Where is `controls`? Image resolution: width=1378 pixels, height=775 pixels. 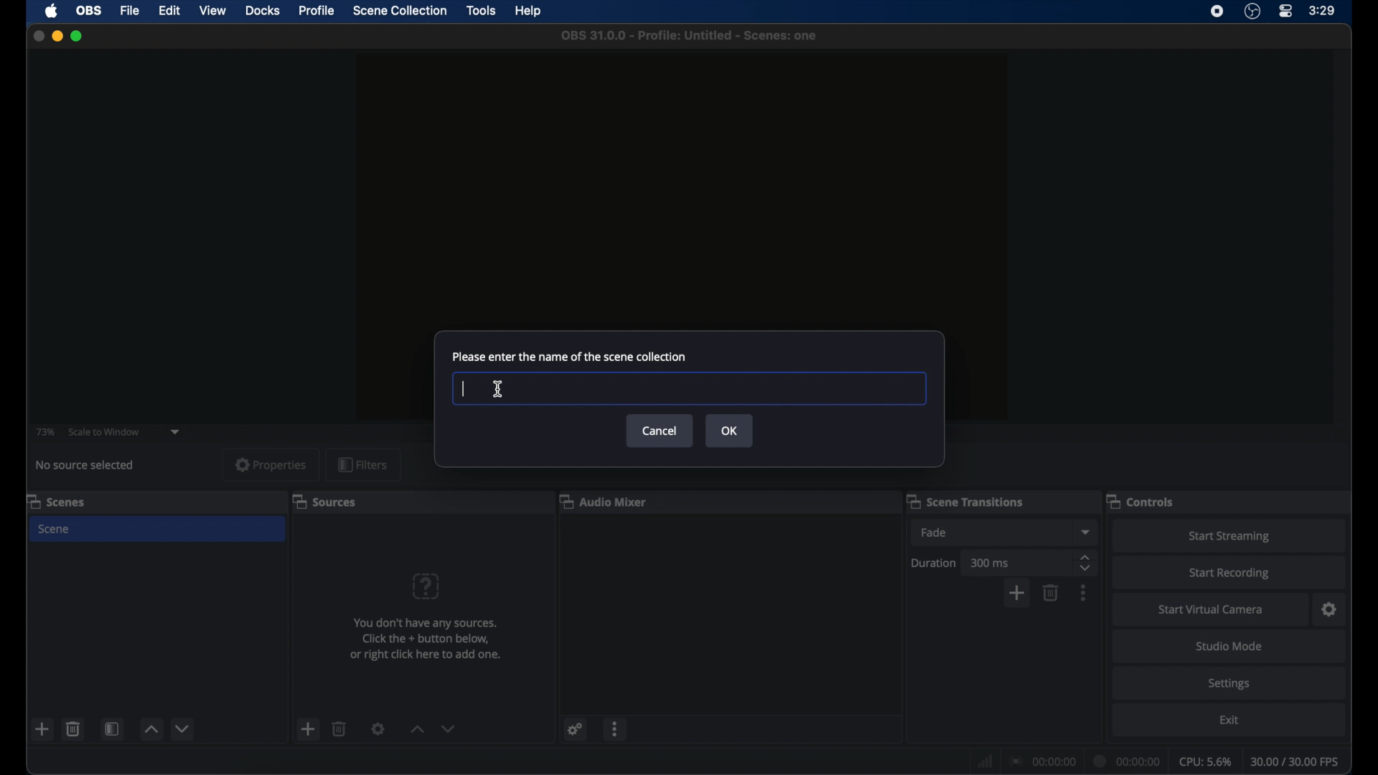
controls is located at coordinates (1141, 500).